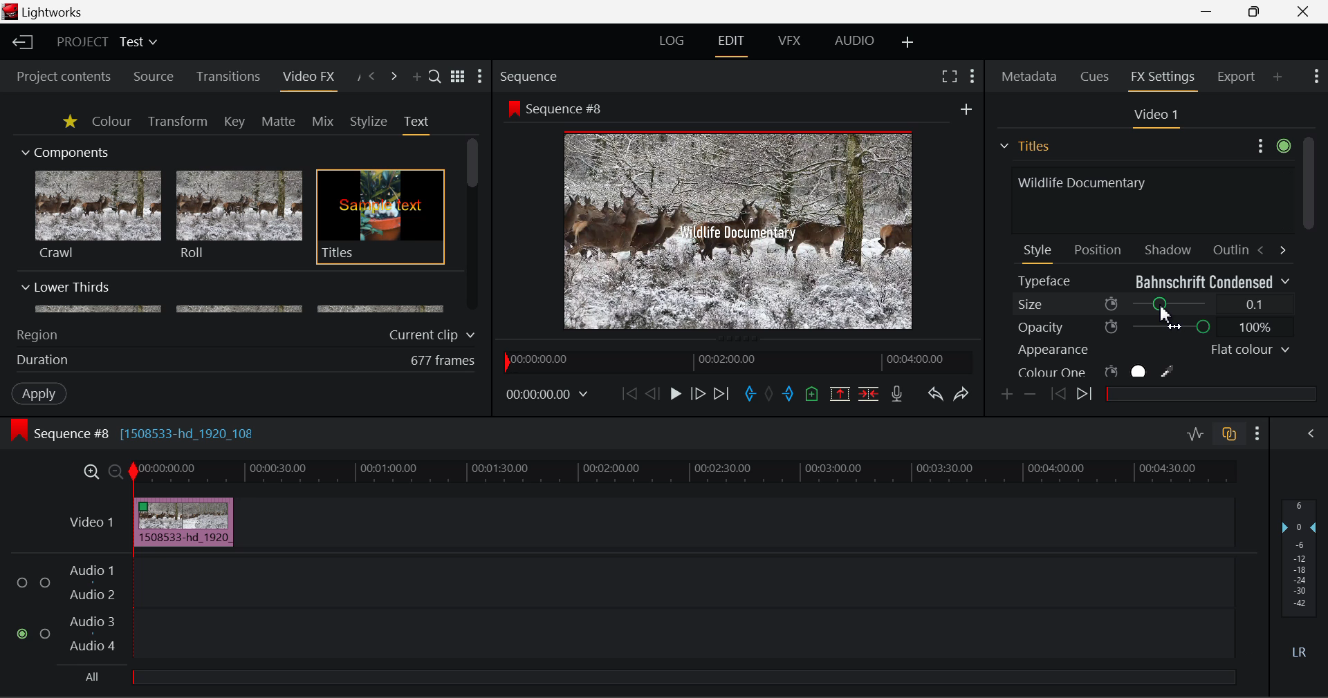 Image resolution: width=1328 pixels, height=698 pixels. Describe the element at coordinates (147, 433) in the screenshot. I see `Sequence #8 [1508533-hd_1920_108` at that location.